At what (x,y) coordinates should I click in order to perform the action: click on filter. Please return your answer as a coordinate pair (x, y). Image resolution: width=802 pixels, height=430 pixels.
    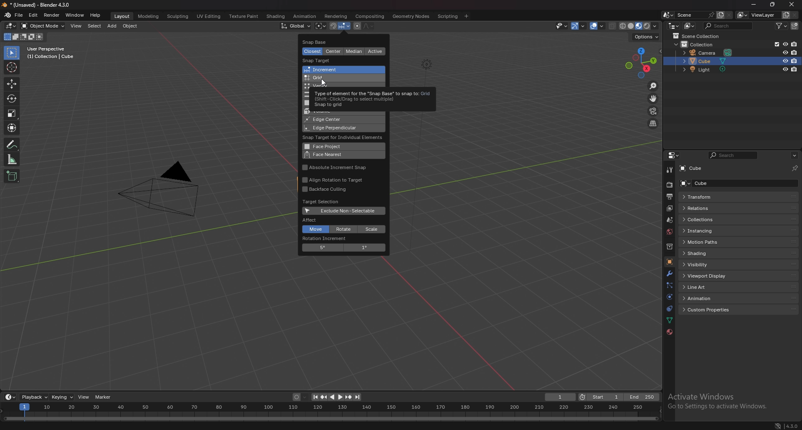
    Looking at the image, I should click on (782, 25).